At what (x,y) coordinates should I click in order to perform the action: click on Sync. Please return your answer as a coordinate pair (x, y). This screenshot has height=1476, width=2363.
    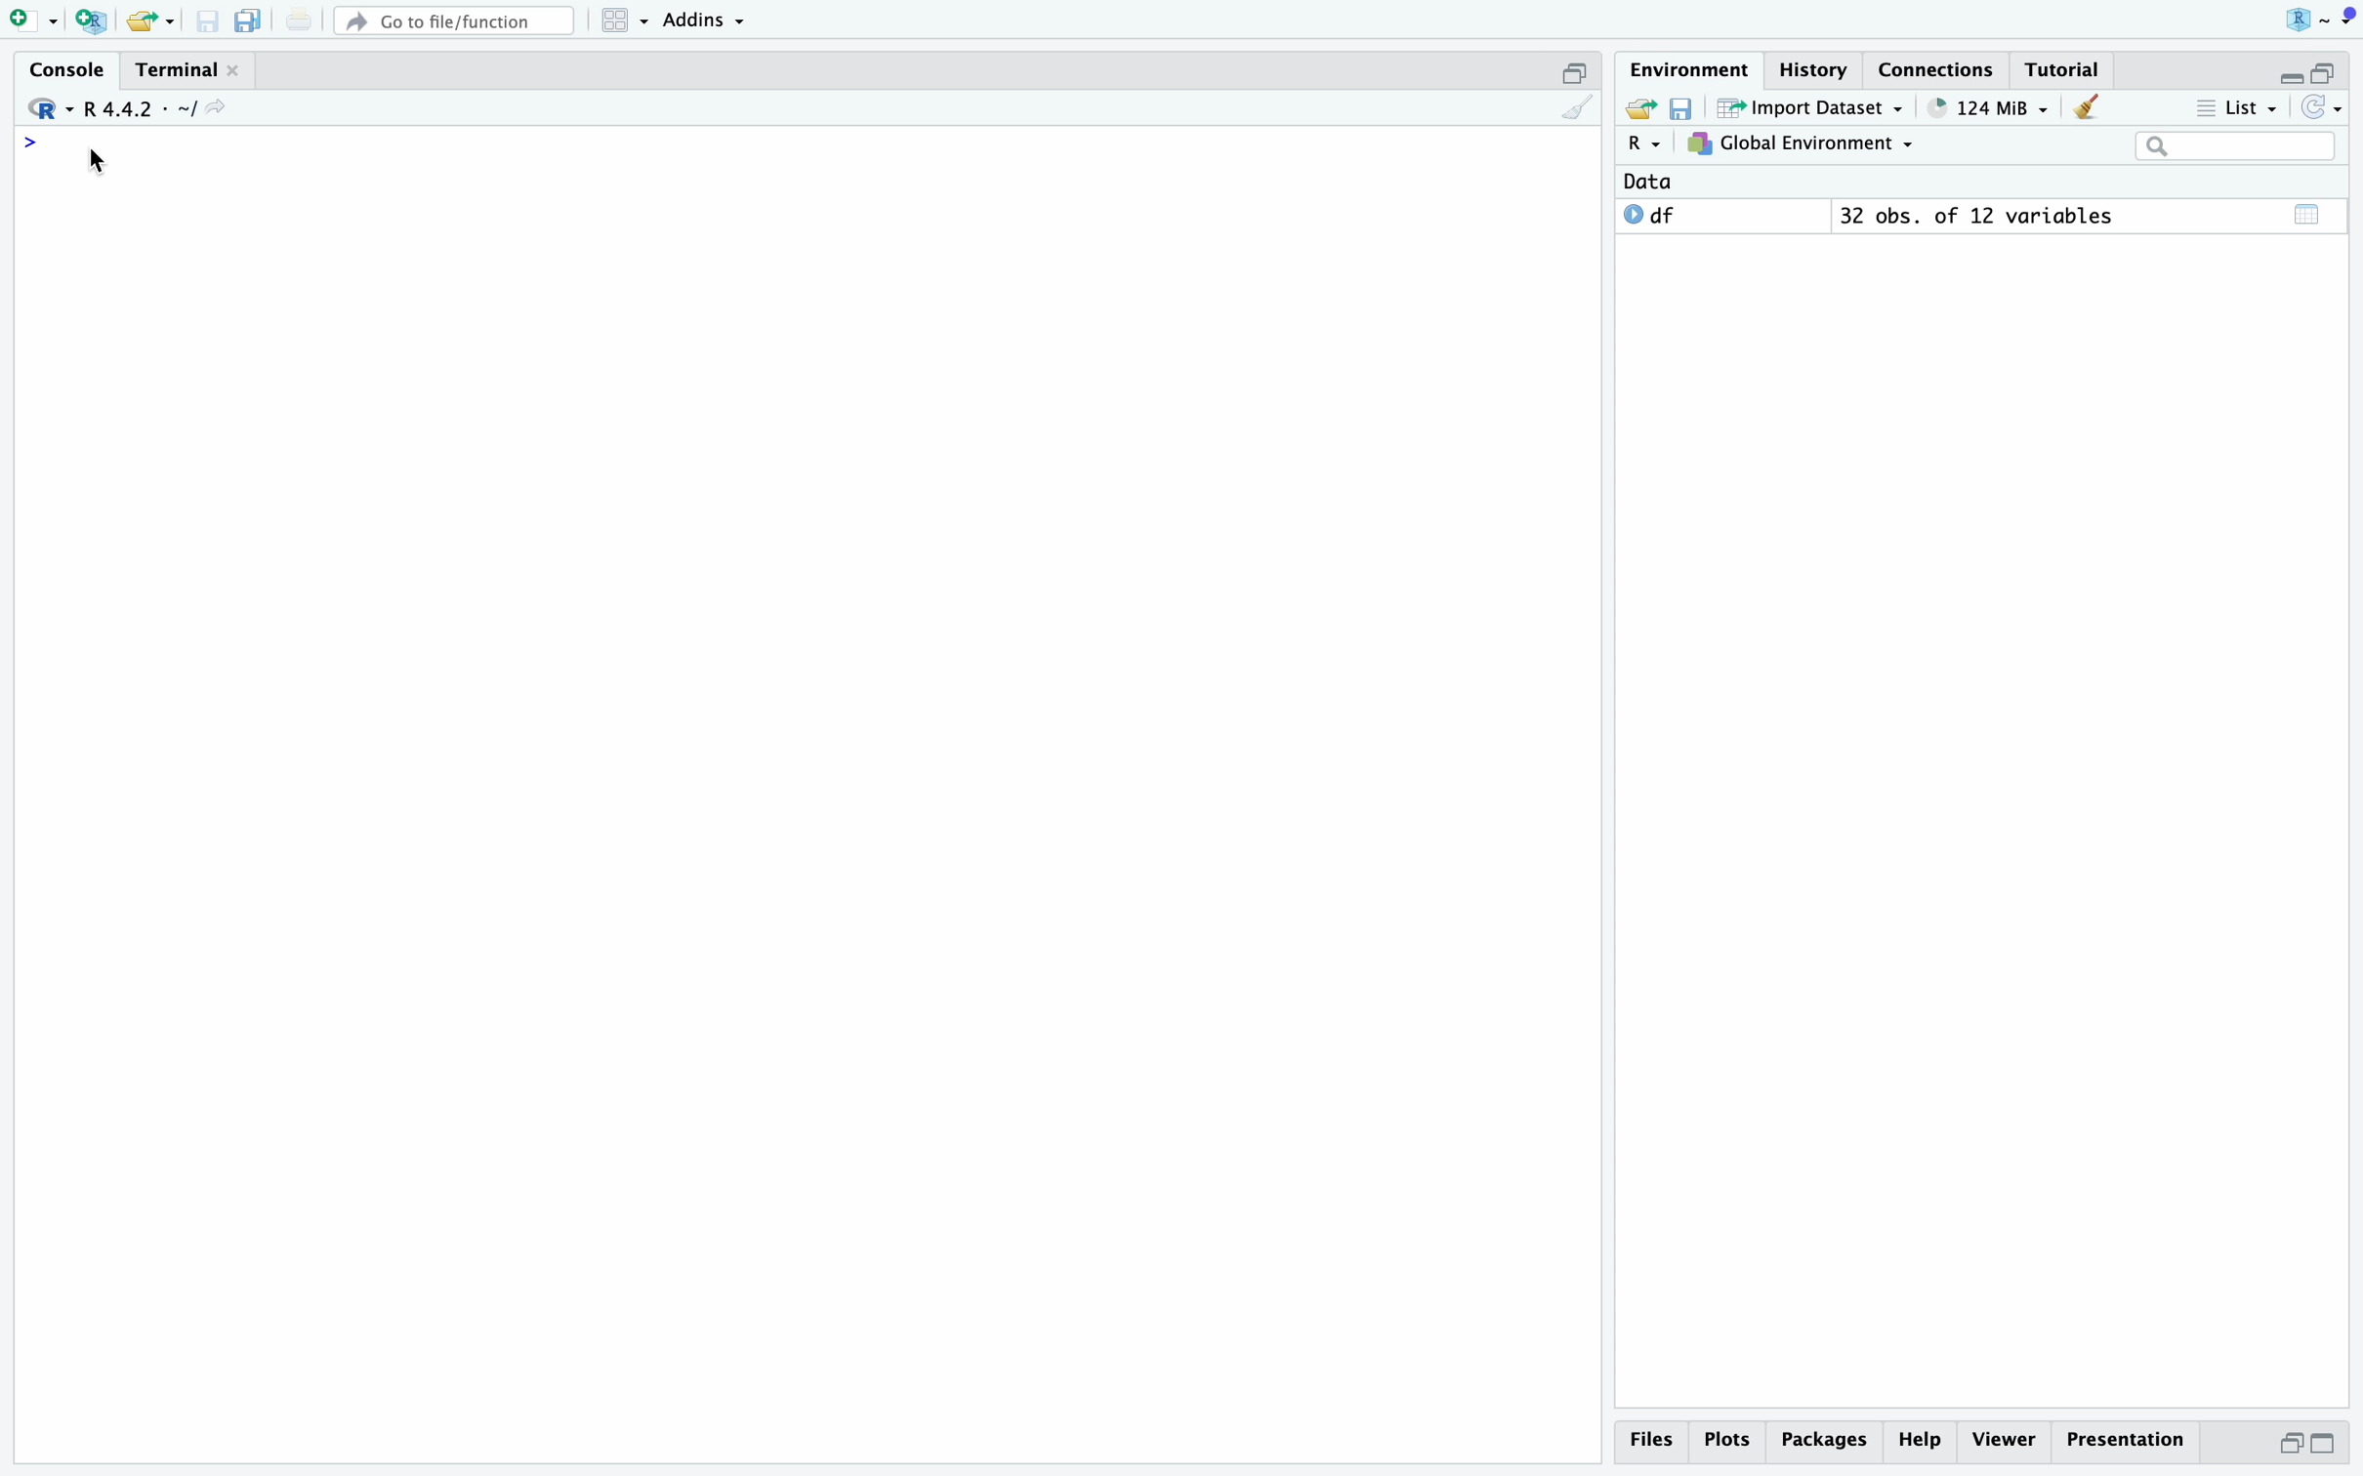
    Looking at the image, I should click on (2322, 107).